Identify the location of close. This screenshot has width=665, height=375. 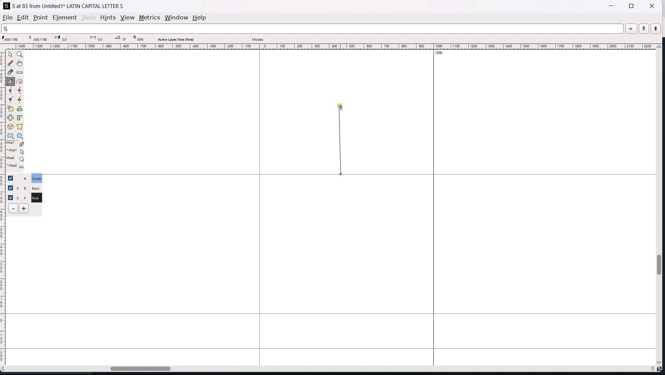
(651, 6).